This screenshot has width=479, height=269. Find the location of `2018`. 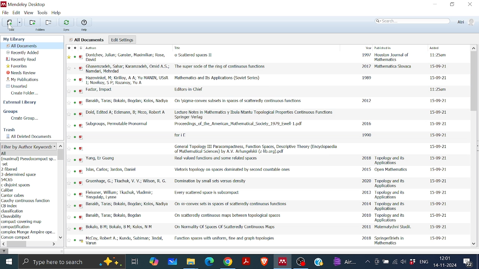

2018 is located at coordinates (365, 158).